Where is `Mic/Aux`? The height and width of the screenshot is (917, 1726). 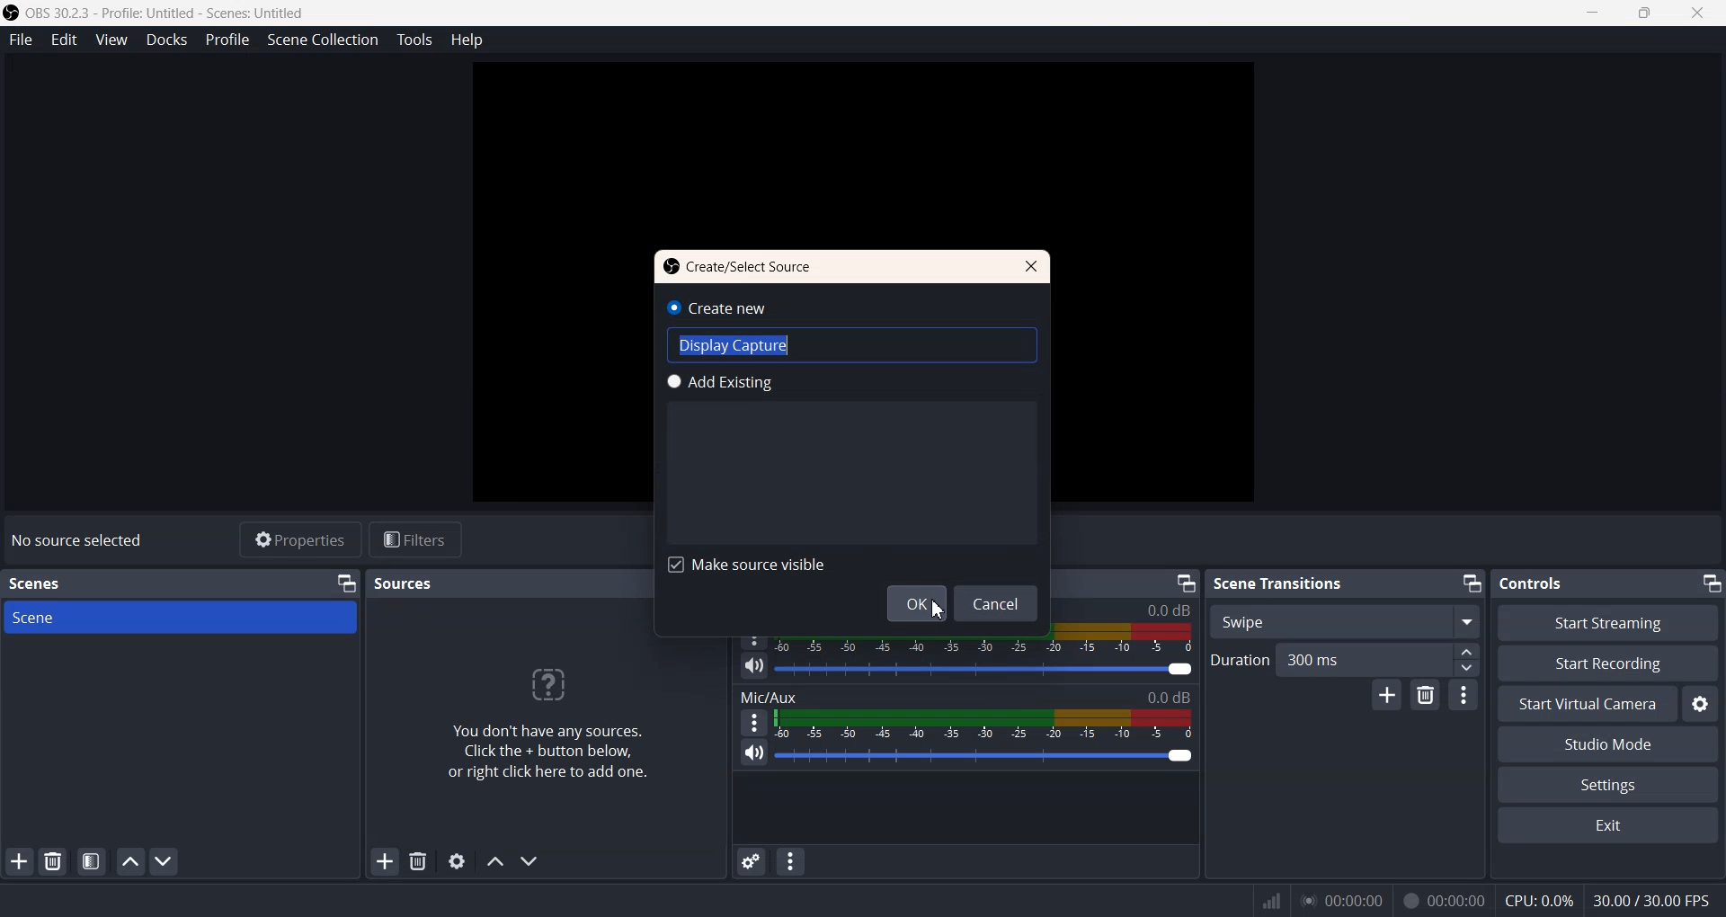
Mic/Aux is located at coordinates (965, 697).